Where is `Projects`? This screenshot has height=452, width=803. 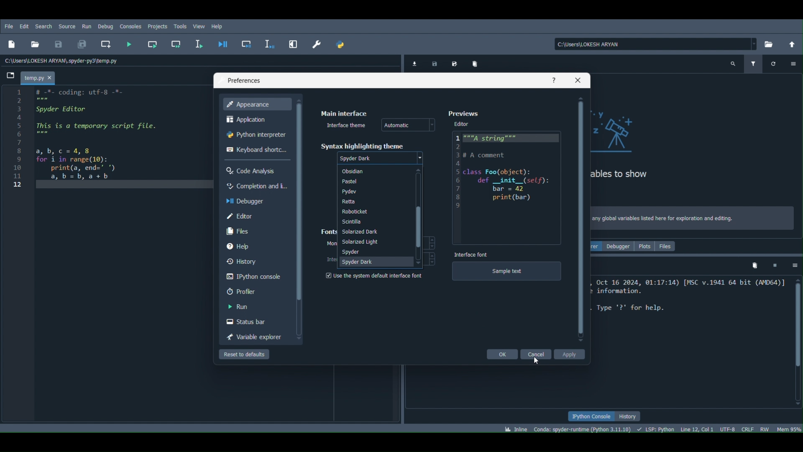 Projects is located at coordinates (157, 26).